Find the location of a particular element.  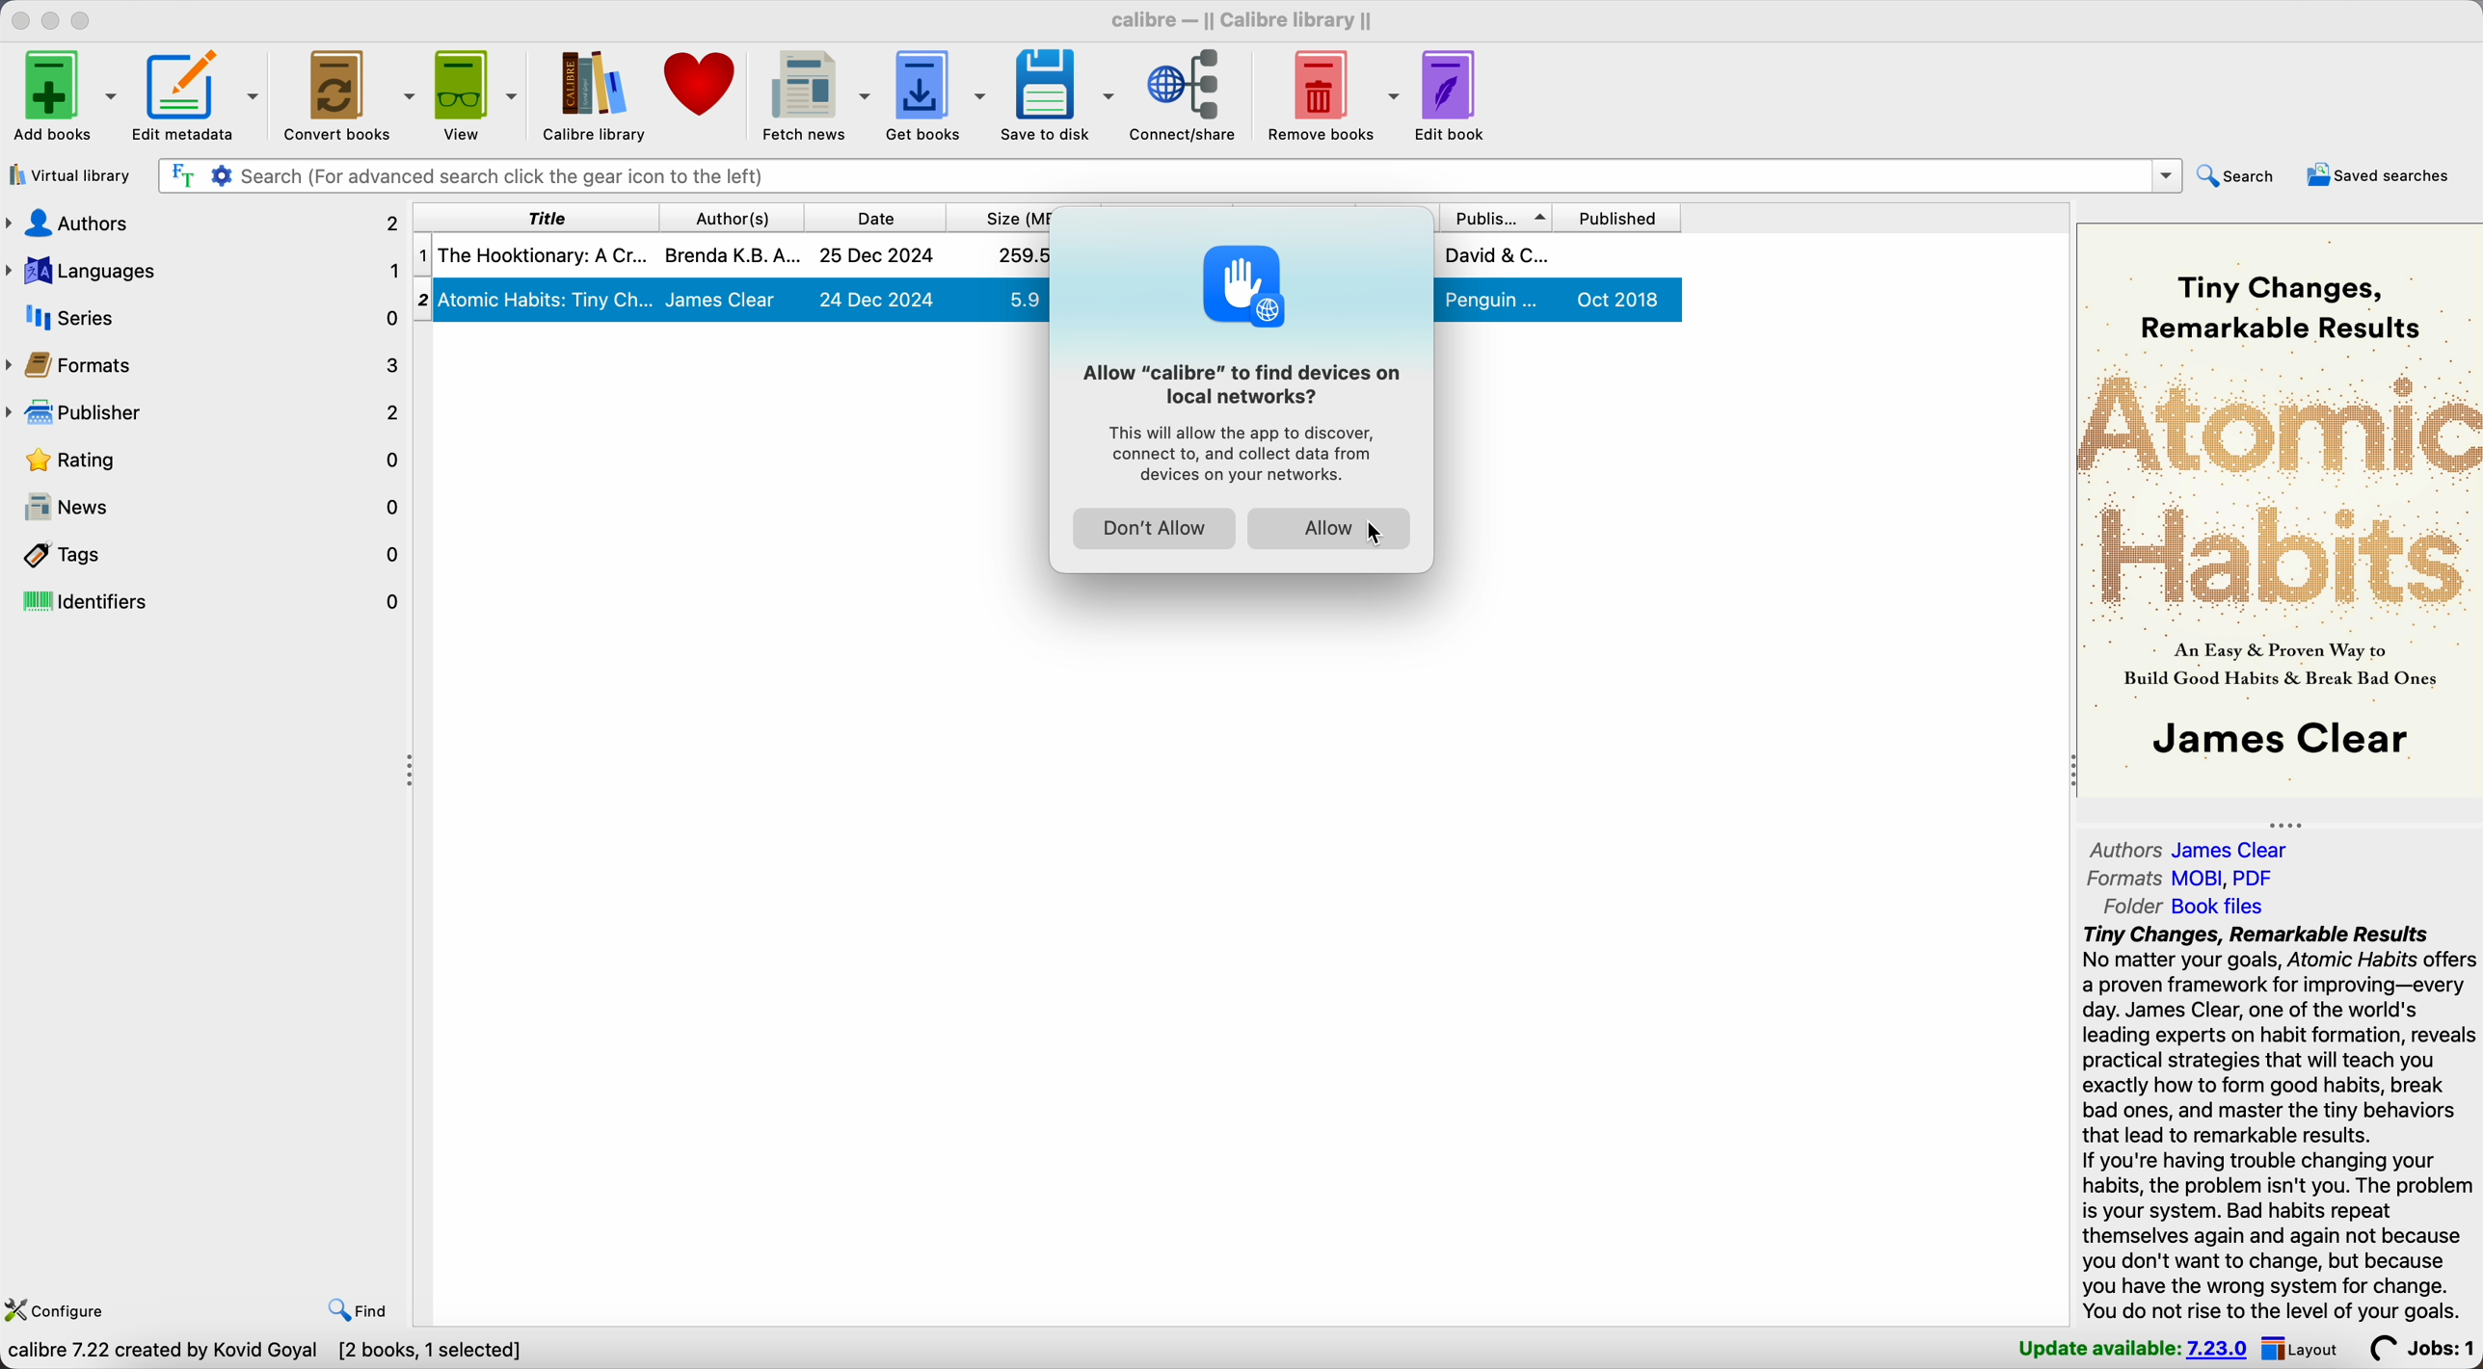

configure is located at coordinates (62, 1308).